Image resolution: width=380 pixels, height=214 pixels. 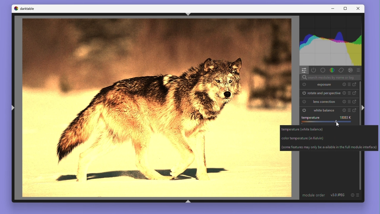 What do you see at coordinates (338, 123) in the screenshot?
I see `cursor` at bounding box center [338, 123].